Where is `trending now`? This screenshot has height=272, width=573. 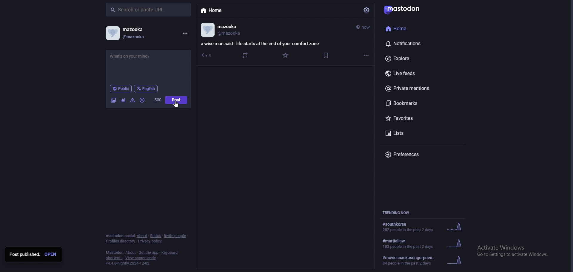
trending now is located at coordinates (400, 213).